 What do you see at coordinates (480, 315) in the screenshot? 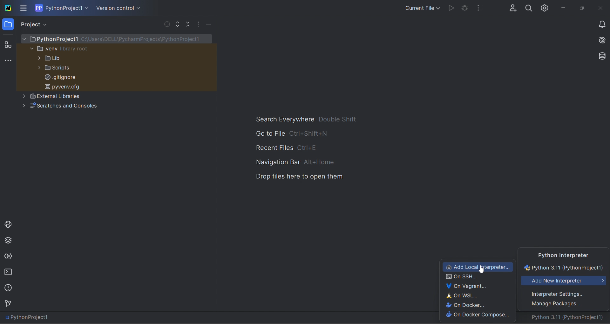
I see `docker compose` at bounding box center [480, 315].